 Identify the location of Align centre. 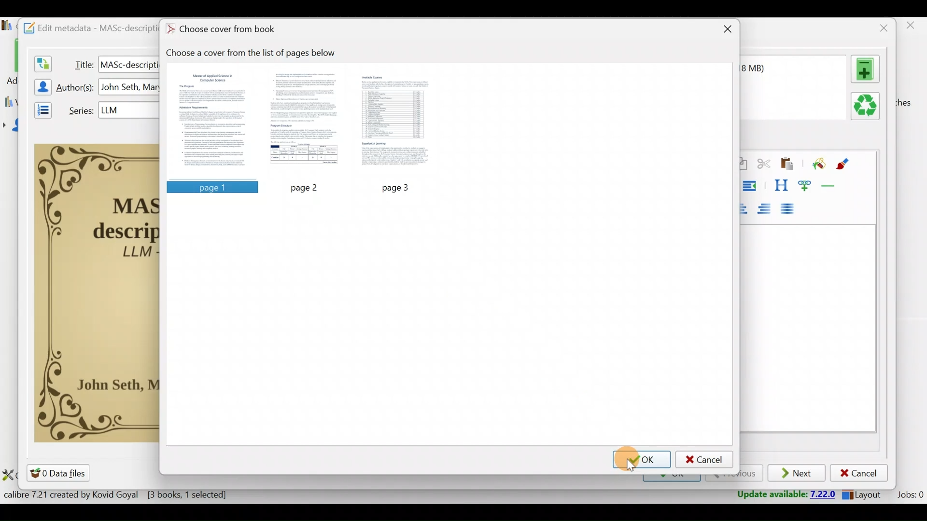
(748, 207).